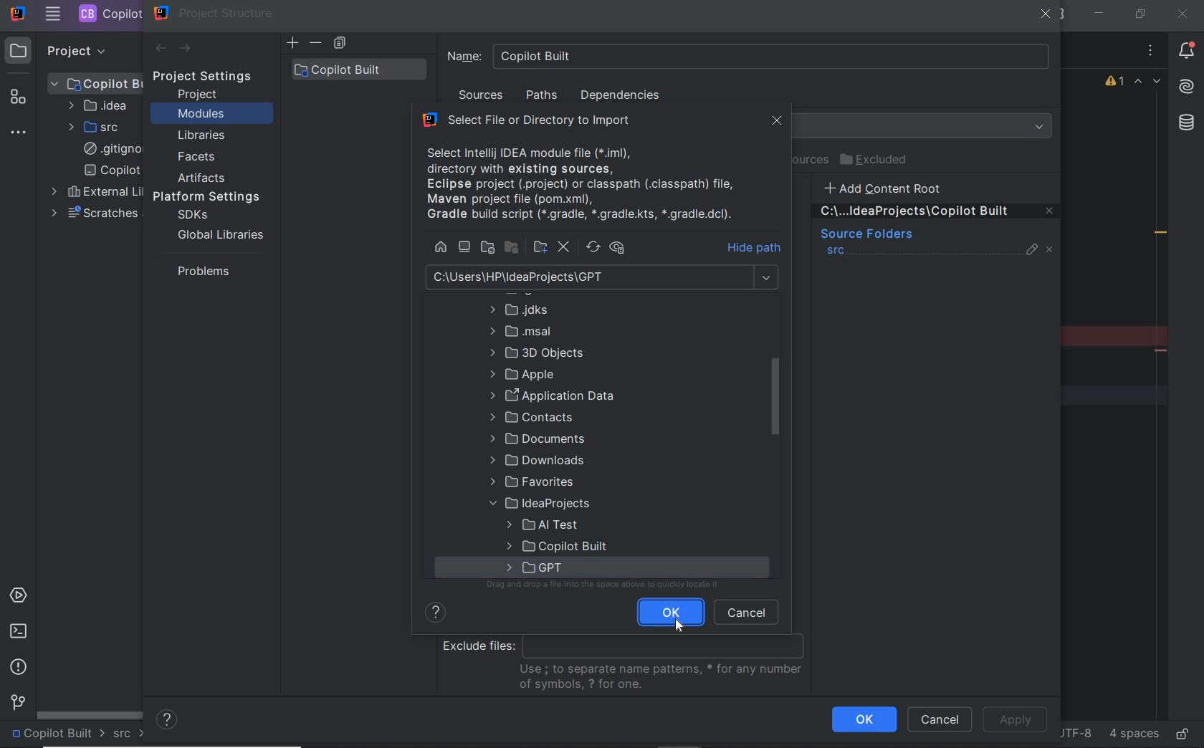 This screenshot has height=748, width=1204. Describe the element at coordinates (540, 248) in the screenshot. I see `new directory` at that location.